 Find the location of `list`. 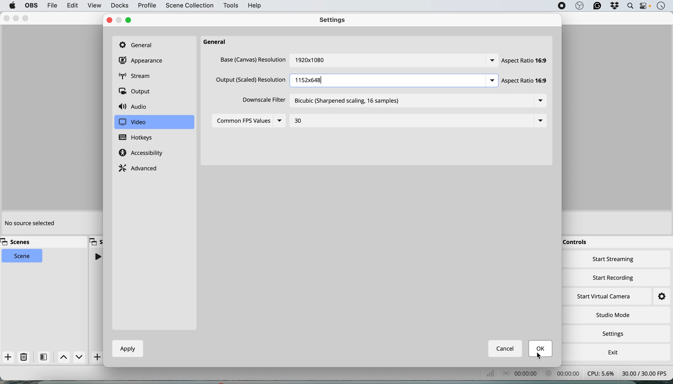

list is located at coordinates (541, 101).